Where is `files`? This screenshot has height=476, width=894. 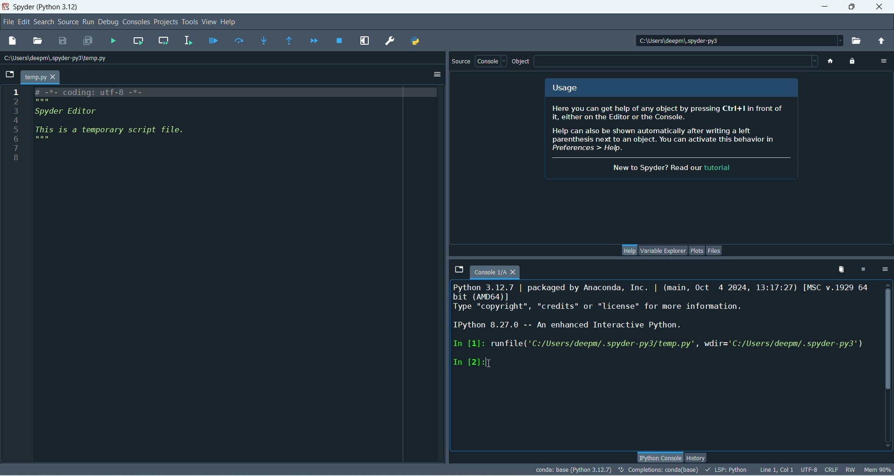
files is located at coordinates (715, 250).